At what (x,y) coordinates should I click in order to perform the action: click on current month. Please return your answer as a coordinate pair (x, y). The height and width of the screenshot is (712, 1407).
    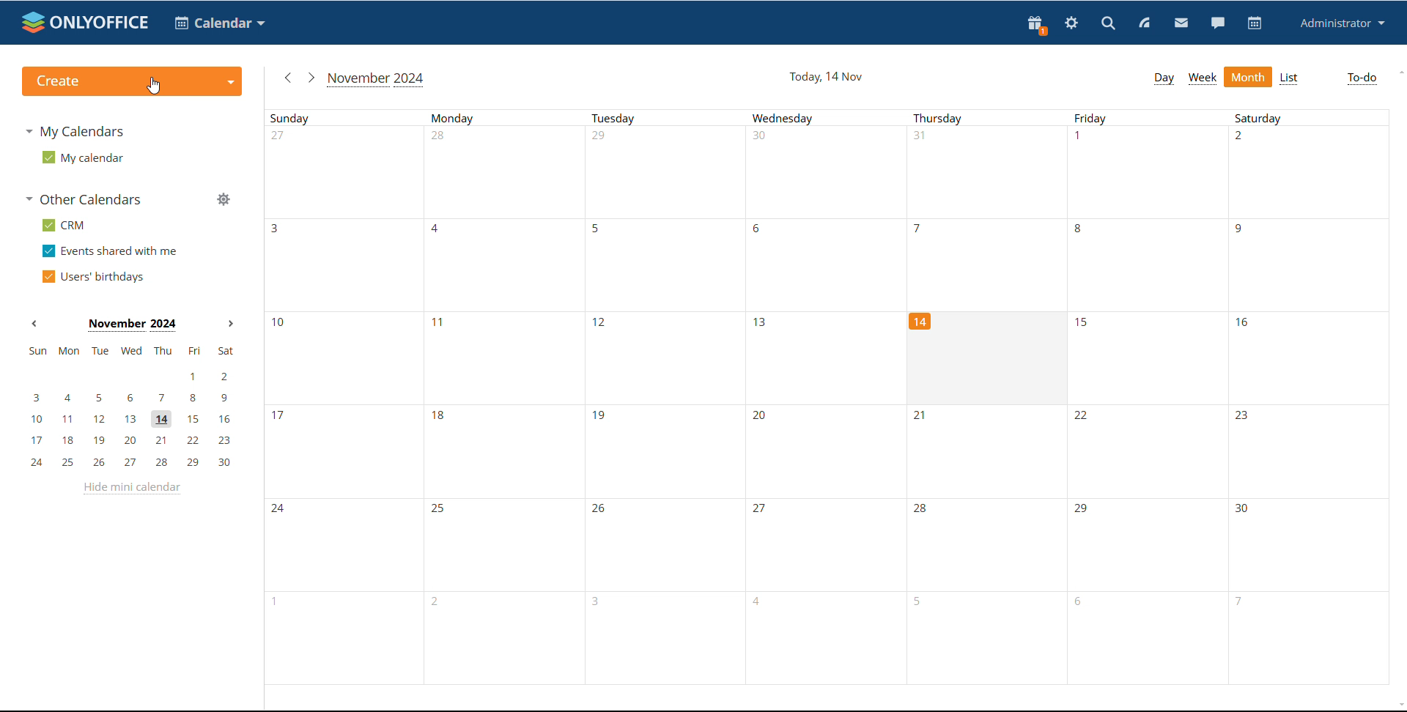
    Looking at the image, I should click on (377, 79).